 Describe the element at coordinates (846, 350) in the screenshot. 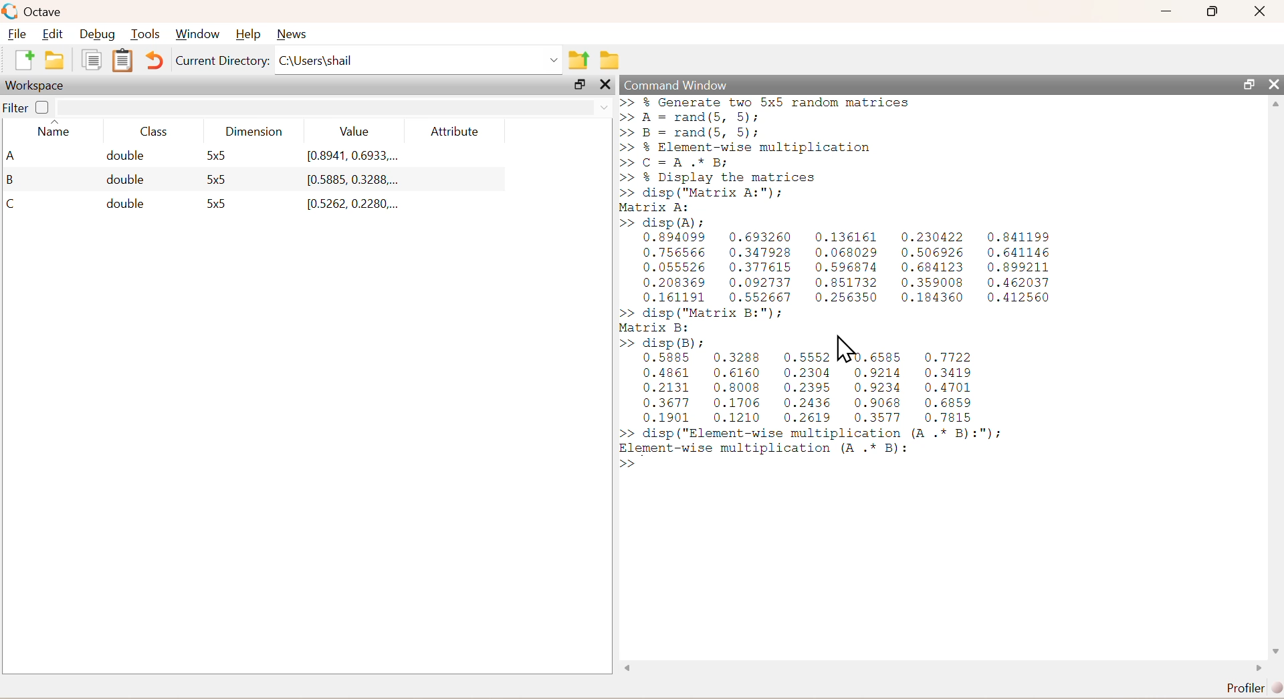

I see `Cursor` at that location.